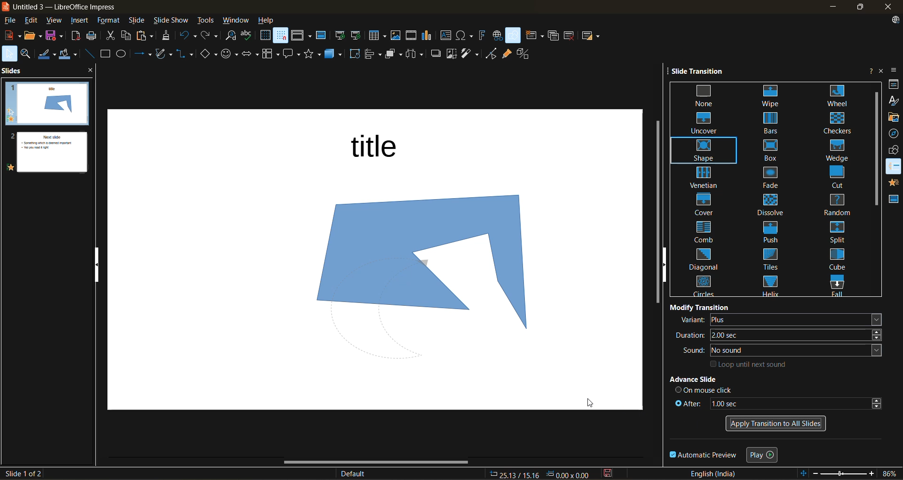 The width and height of the screenshot is (903, 480). What do you see at coordinates (894, 184) in the screenshot?
I see `animation` at bounding box center [894, 184].